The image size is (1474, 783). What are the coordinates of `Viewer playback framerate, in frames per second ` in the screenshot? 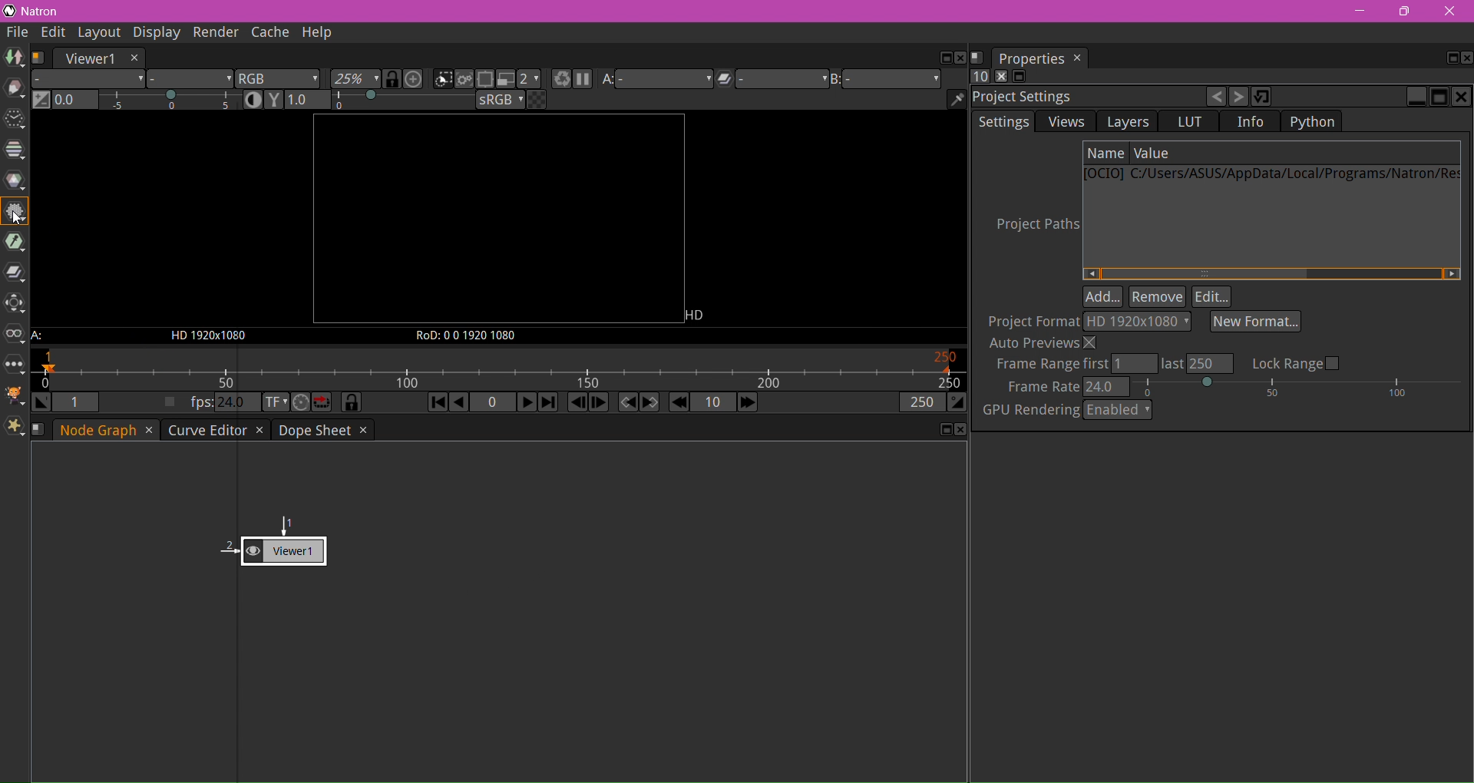 It's located at (222, 403).